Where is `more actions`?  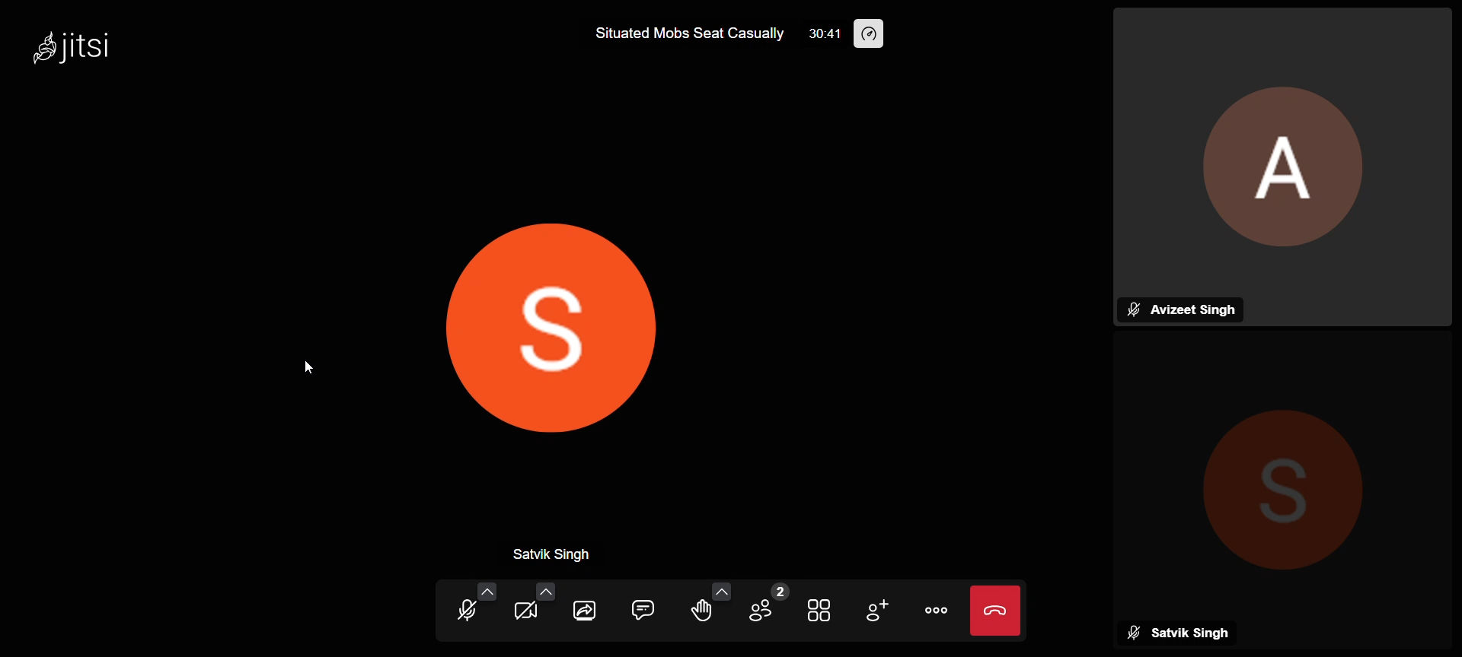 more actions is located at coordinates (937, 608).